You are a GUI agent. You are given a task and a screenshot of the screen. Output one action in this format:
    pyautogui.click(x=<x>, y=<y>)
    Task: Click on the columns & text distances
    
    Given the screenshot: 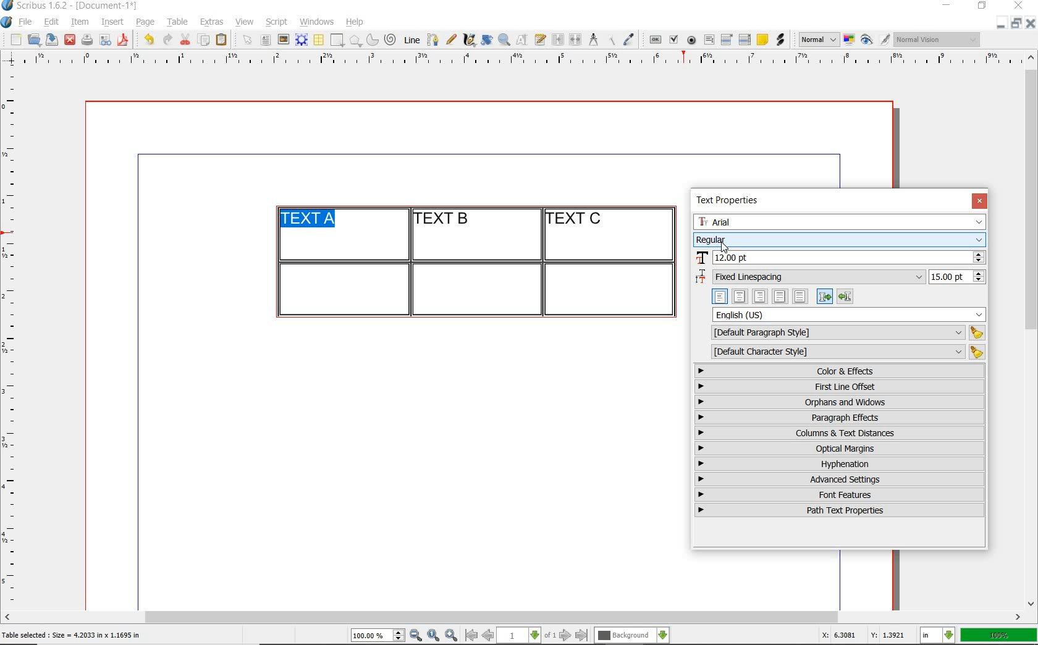 What is the action you would take?
    pyautogui.click(x=842, y=433)
    